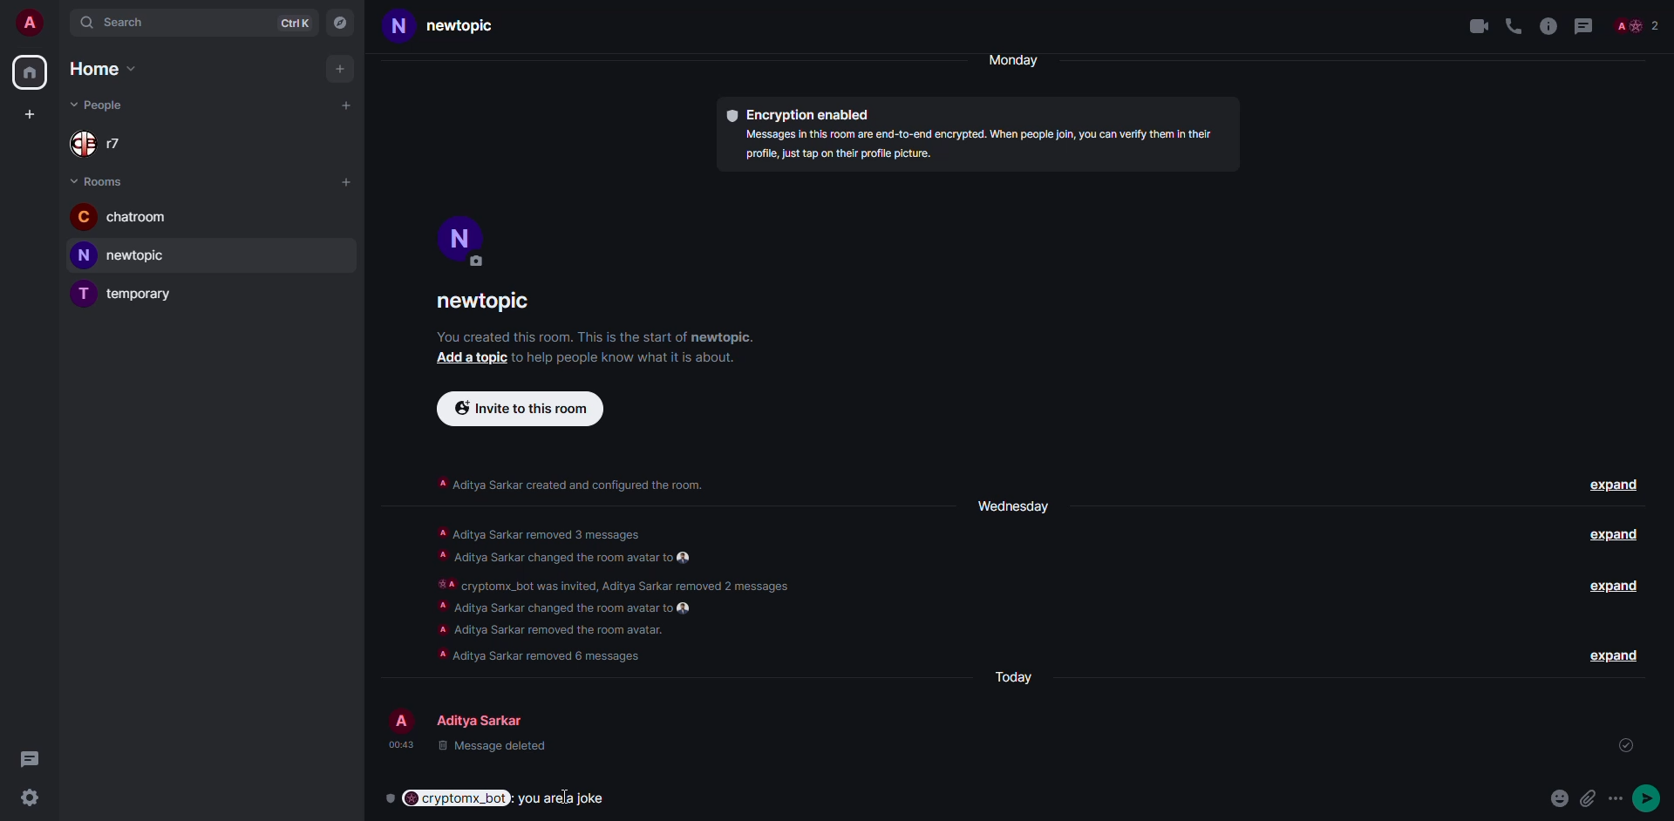 The width and height of the screenshot is (1674, 821). What do you see at coordinates (30, 23) in the screenshot?
I see `profile` at bounding box center [30, 23].